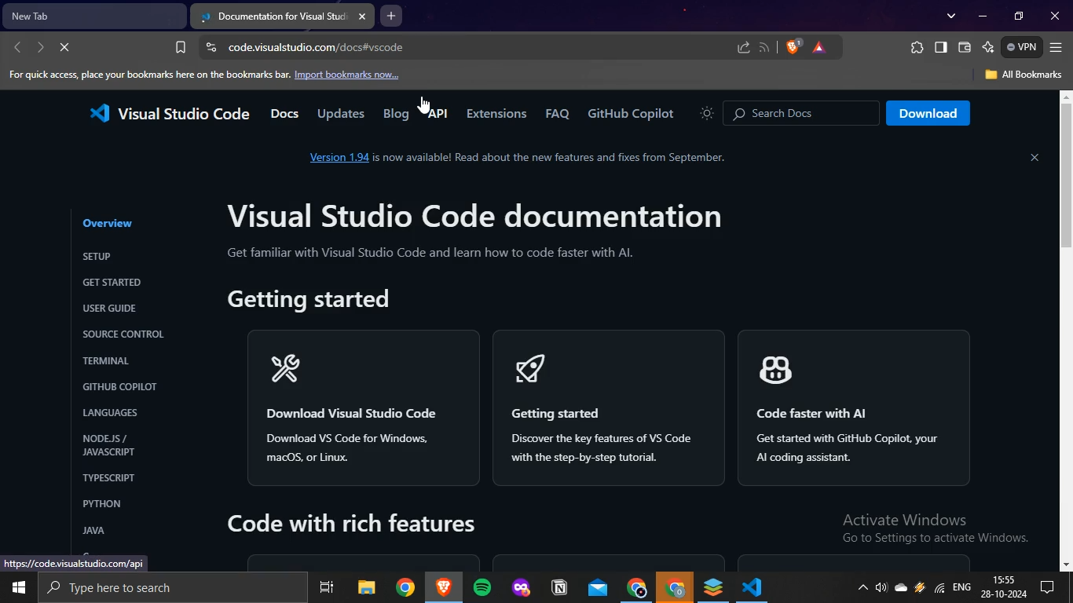  What do you see at coordinates (631, 115) in the screenshot?
I see `GitHub Copilot` at bounding box center [631, 115].